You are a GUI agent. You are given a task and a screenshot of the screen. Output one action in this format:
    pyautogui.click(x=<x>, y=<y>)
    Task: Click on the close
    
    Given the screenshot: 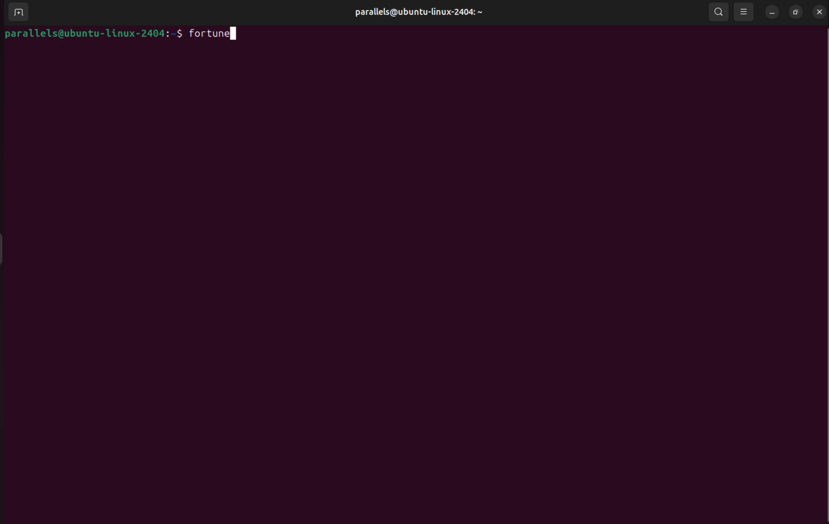 What is the action you would take?
    pyautogui.click(x=820, y=12)
    